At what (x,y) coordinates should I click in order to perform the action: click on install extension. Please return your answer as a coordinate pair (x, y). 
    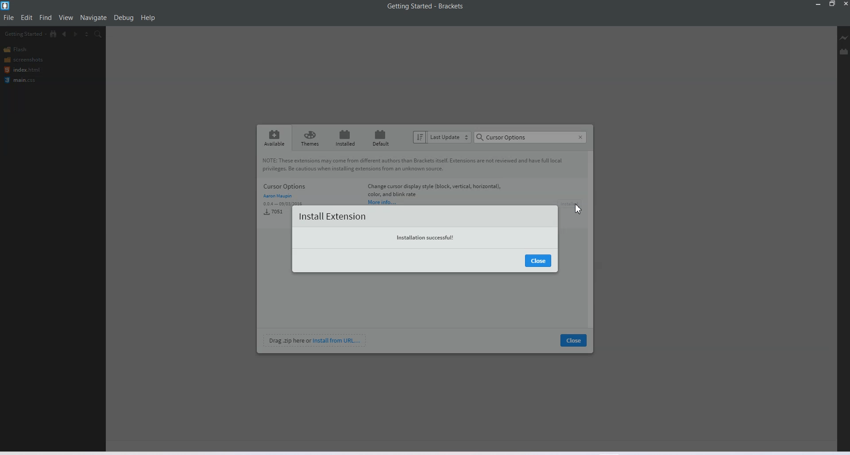
    Looking at the image, I should click on (334, 215).